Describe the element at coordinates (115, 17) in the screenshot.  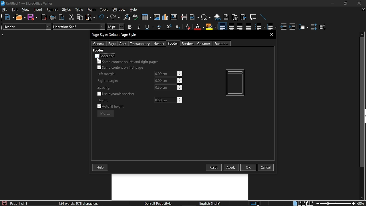
I see `Redo` at that location.